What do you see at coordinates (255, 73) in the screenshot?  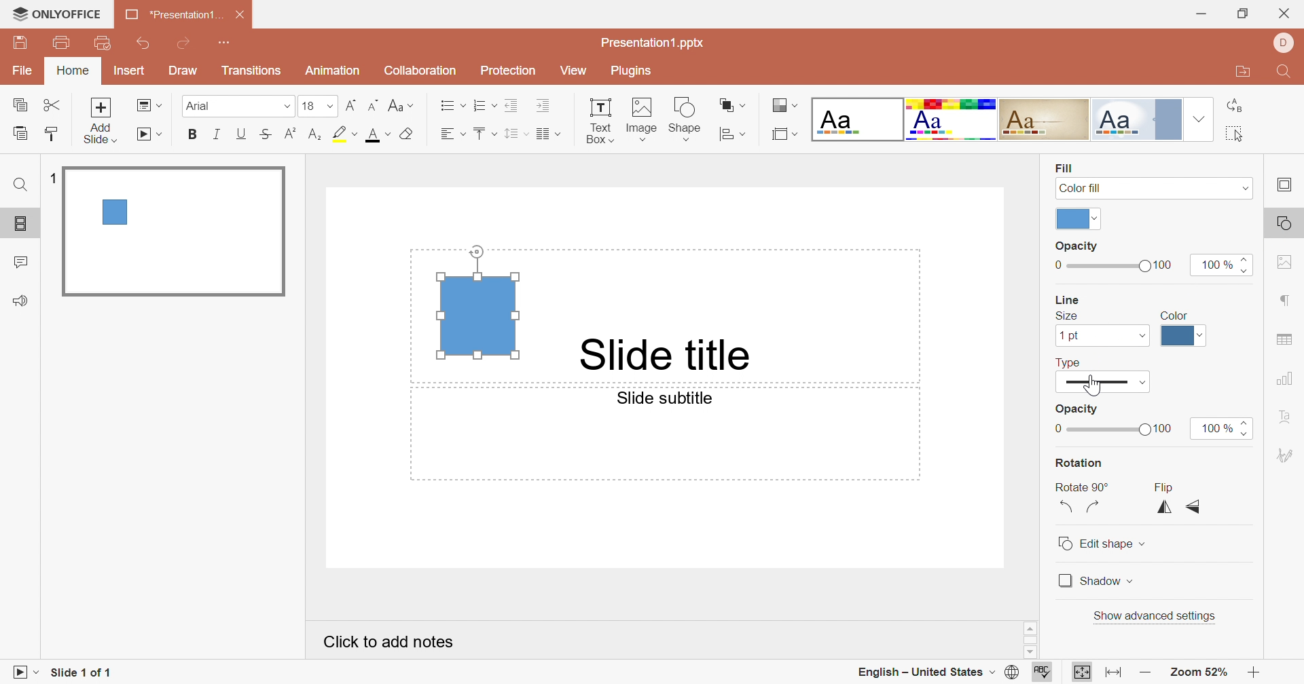 I see `Transitions` at bounding box center [255, 73].